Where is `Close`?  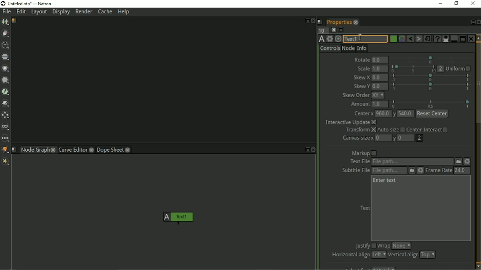 Close is located at coordinates (313, 21).